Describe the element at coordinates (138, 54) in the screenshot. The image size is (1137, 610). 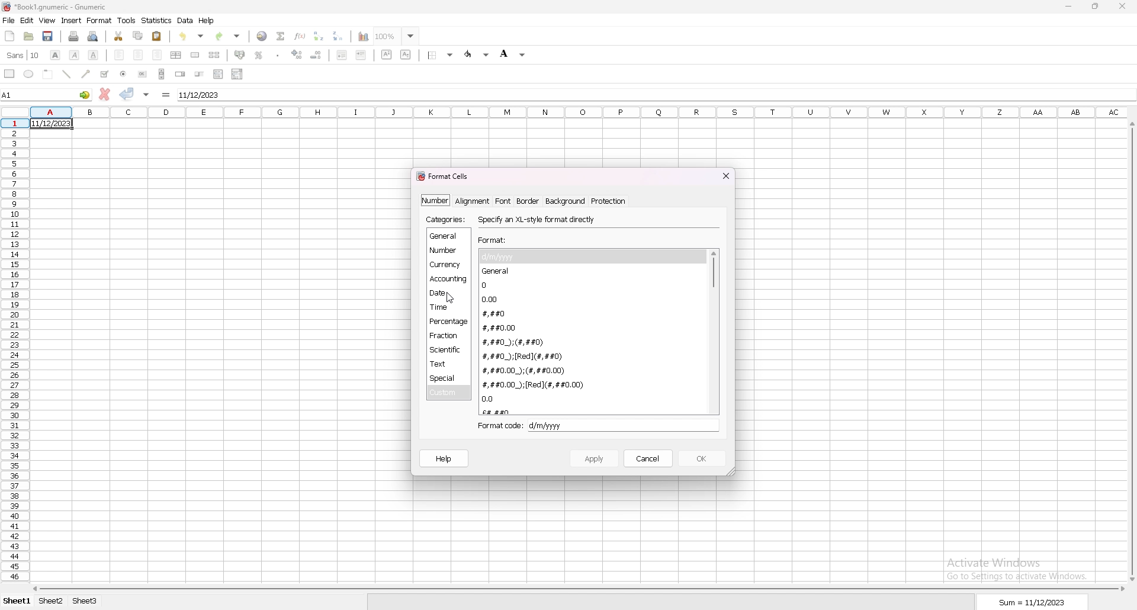
I see `centre` at that location.